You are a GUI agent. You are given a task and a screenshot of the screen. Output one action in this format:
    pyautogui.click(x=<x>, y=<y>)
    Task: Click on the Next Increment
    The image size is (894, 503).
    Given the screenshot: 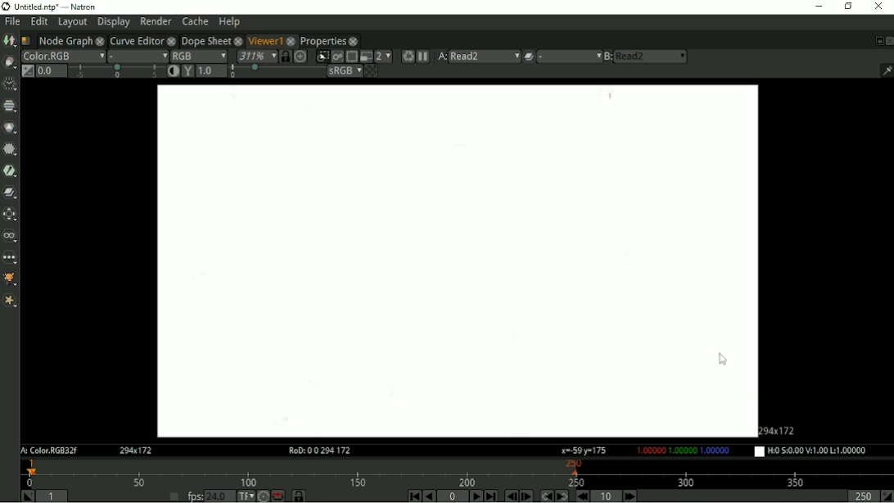 What is the action you would take?
    pyautogui.click(x=630, y=496)
    